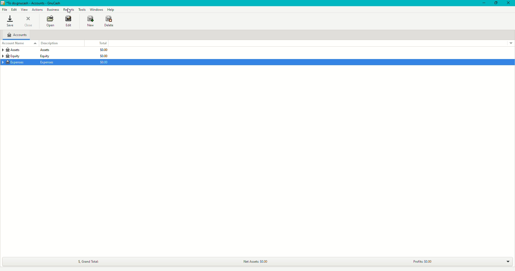 The height and width of the screenshot is (271, 515). Describe the element at coordinates (38, 9) in the screenshot. I see `Actions` at that location.